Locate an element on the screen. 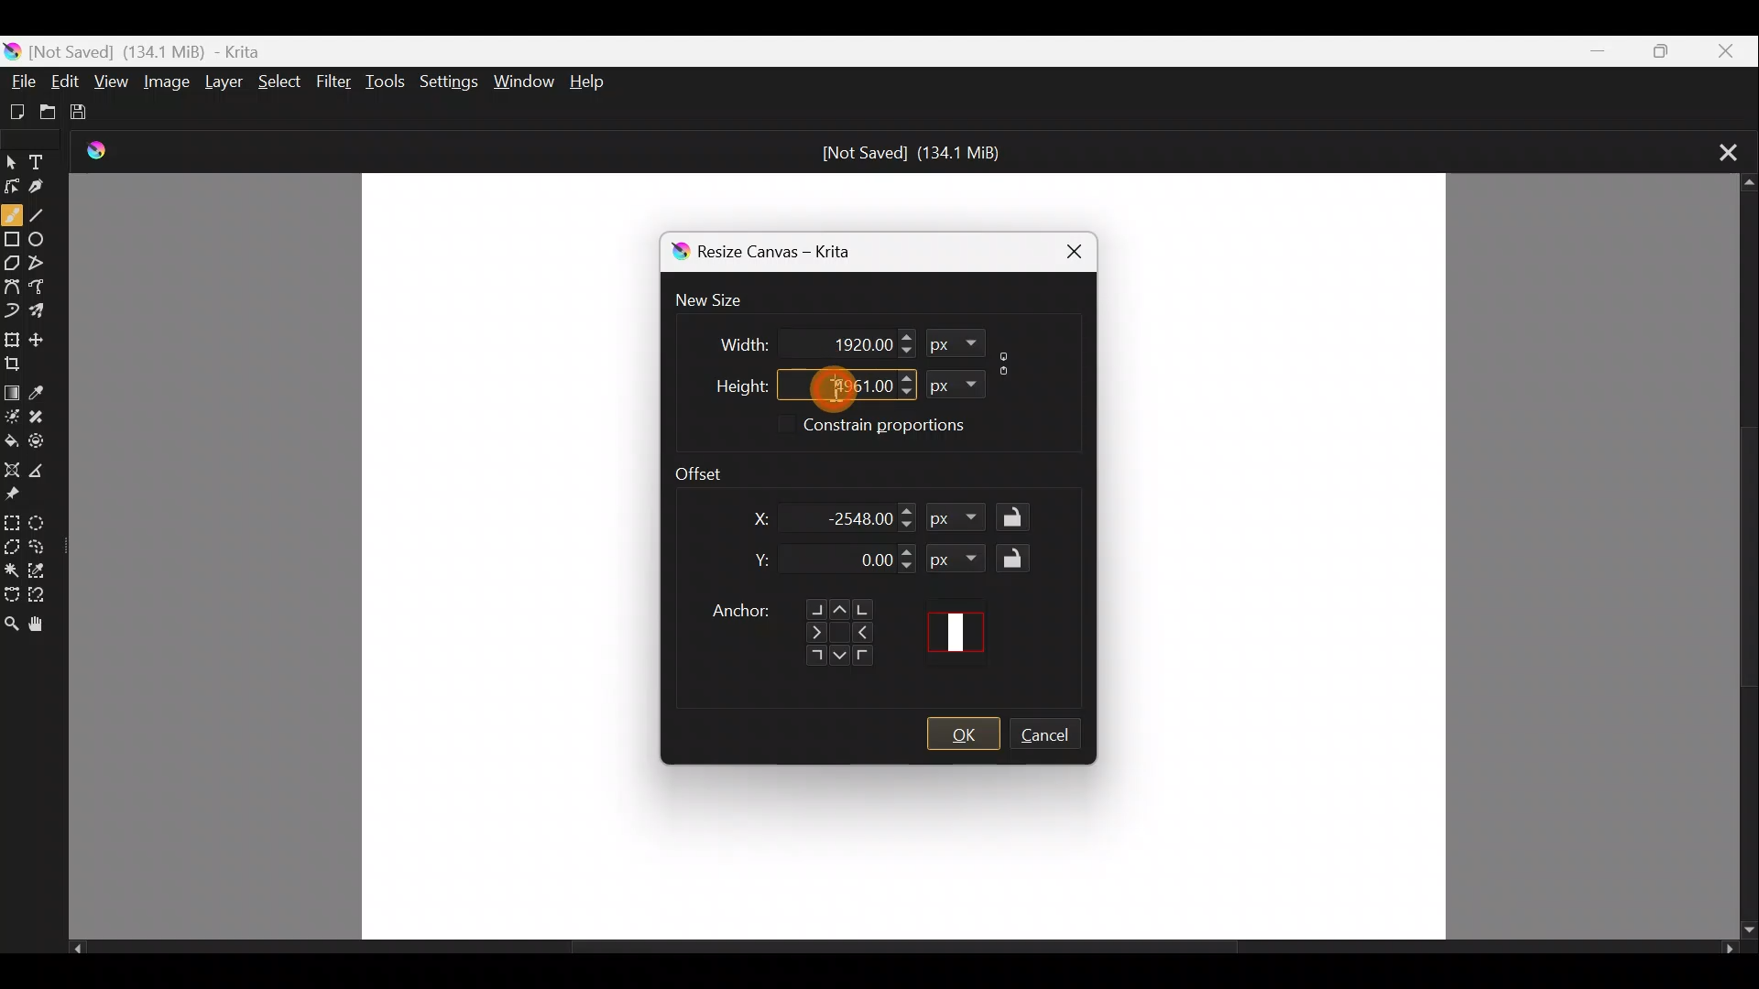  Decrease width is located at coordinates (905, 351).